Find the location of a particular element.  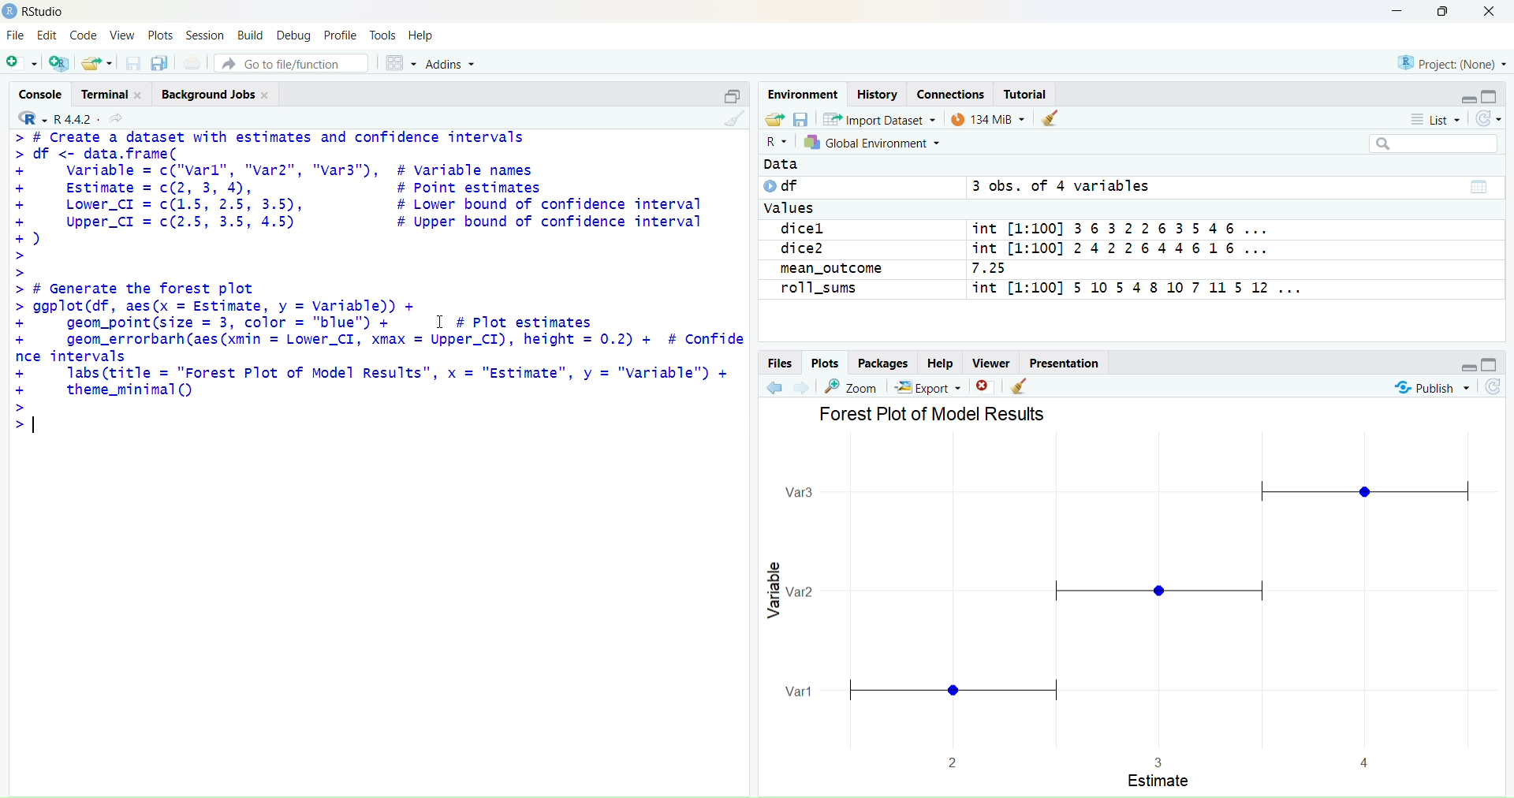

Presentation is located at coordinates (1064, 364).